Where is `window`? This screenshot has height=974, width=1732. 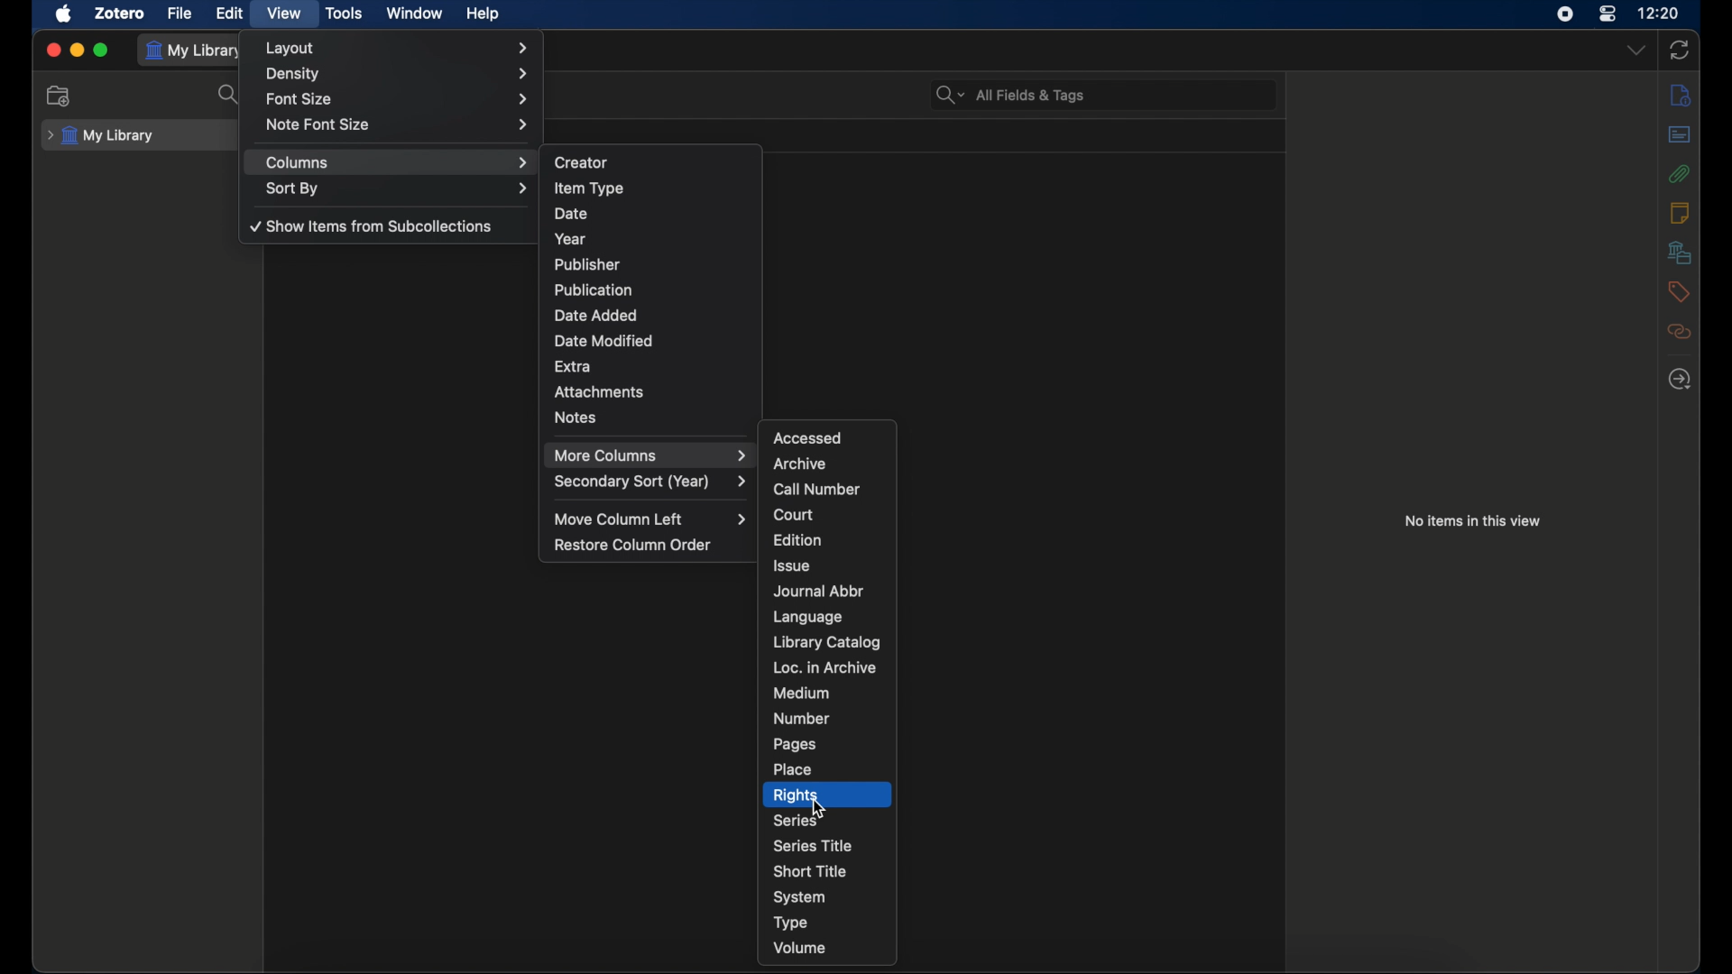
window is located at coordinates (413, 14).